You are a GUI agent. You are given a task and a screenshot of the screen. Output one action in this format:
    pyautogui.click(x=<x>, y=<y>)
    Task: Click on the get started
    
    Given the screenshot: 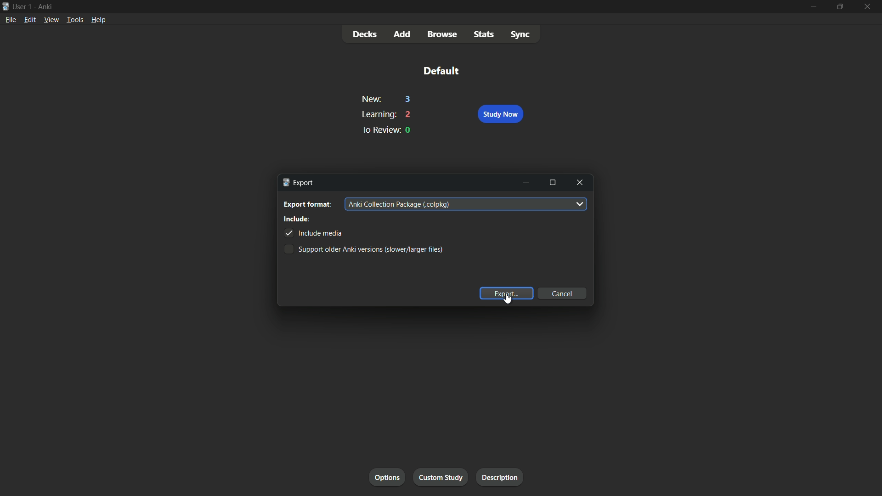 What is the action you would take?
    pyautogui.click(x=388, y=478)
    